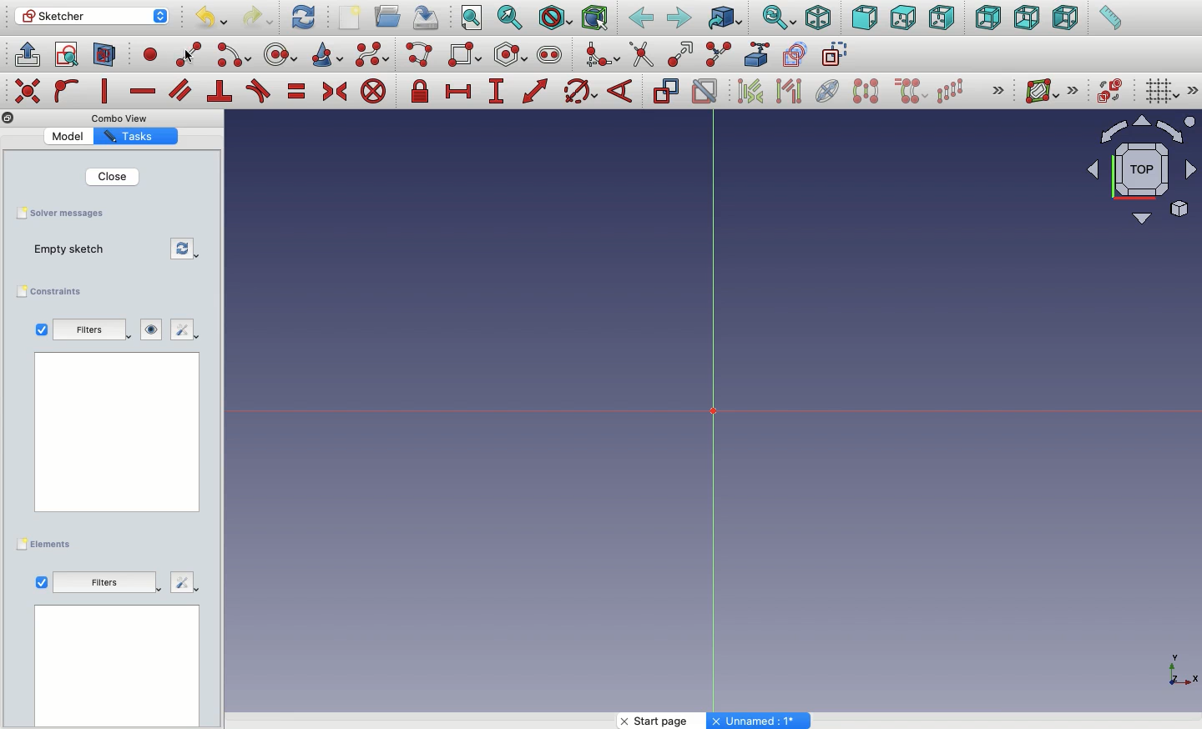 The height and width of the screenshot is (729, 1202). I want to click on Split edge, so click(720, 53).